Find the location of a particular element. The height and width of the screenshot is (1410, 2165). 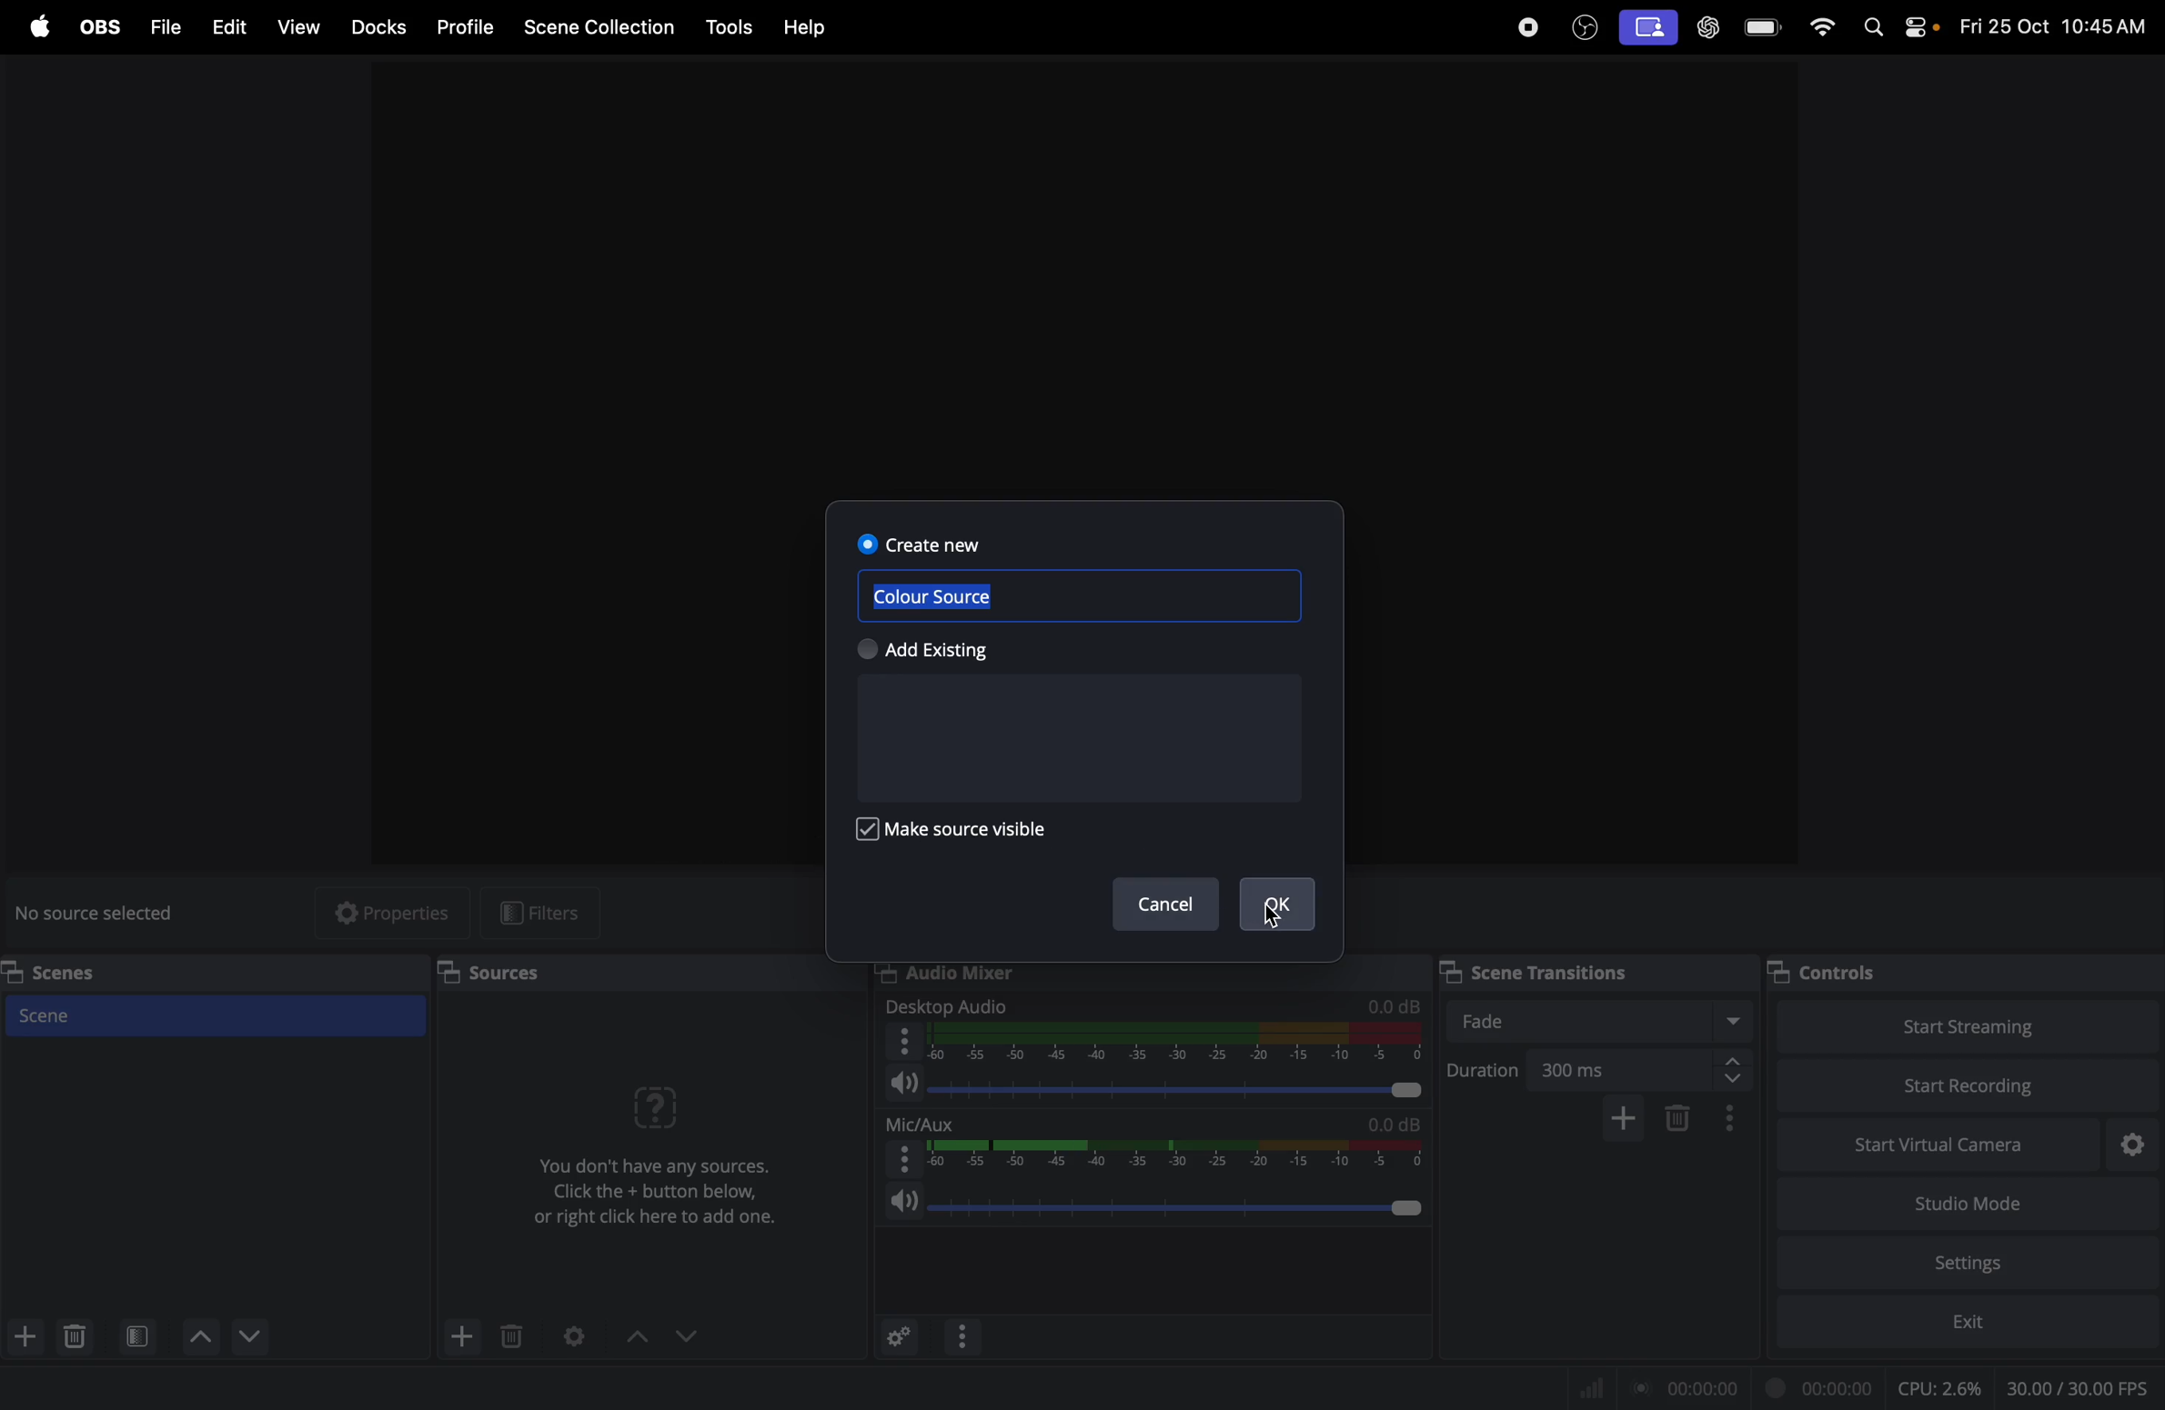

exit is located at coordinates (1953, 1323).